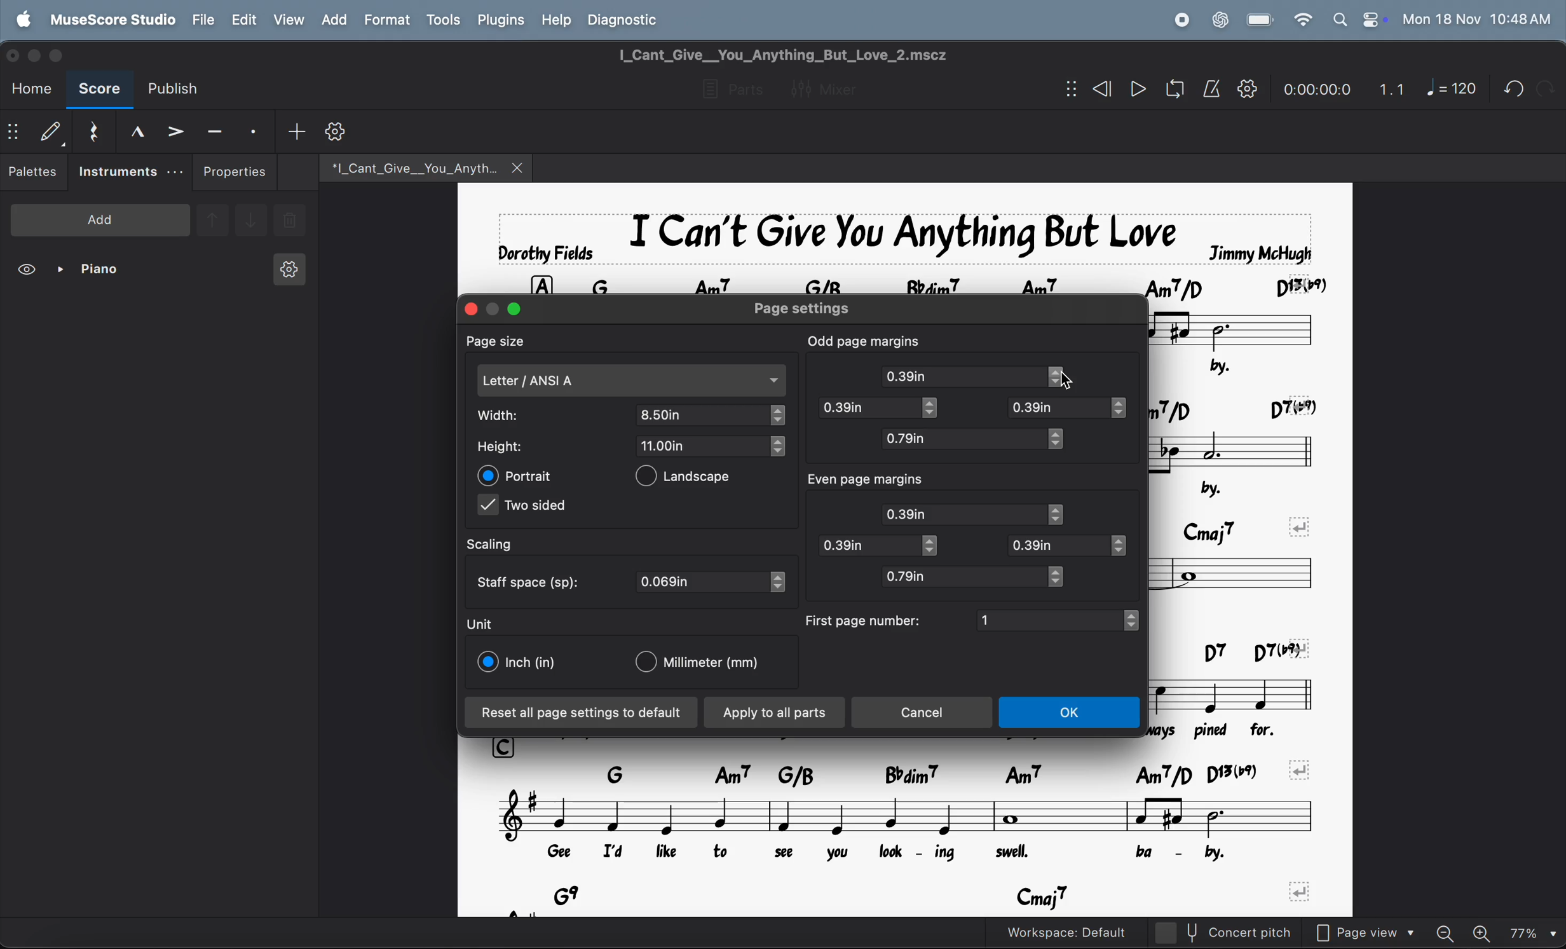  I want to click on tenuto, so click(215, 129).